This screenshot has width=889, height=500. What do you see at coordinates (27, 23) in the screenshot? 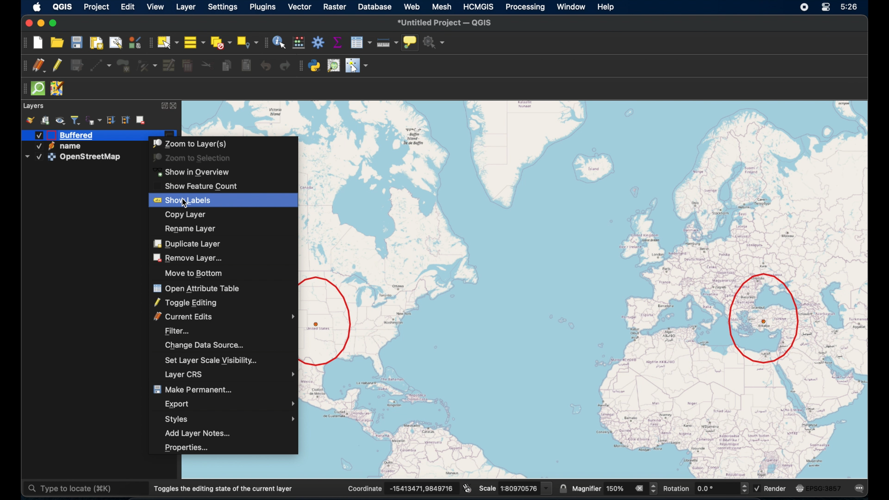
I see `` at bounding box center [27, 23].